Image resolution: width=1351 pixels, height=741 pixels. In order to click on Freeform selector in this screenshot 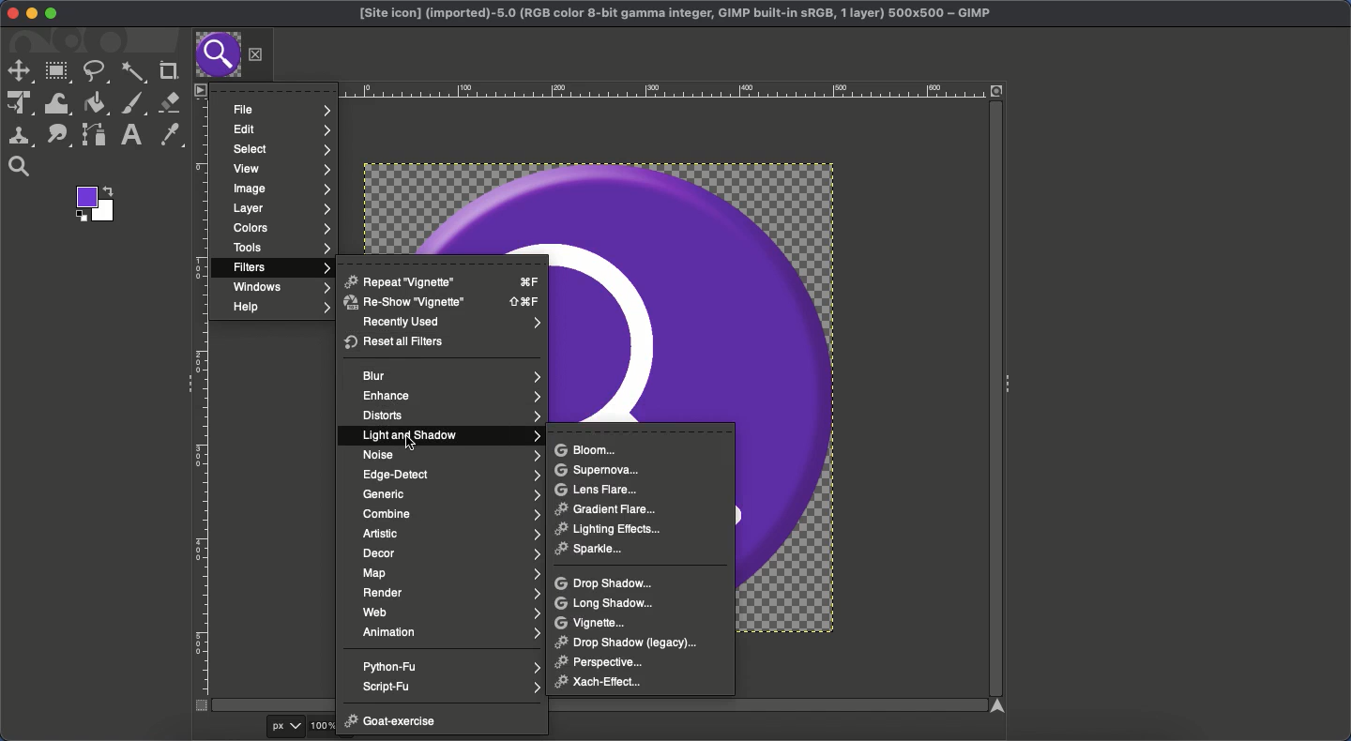, I will do `click(95, 71)`.